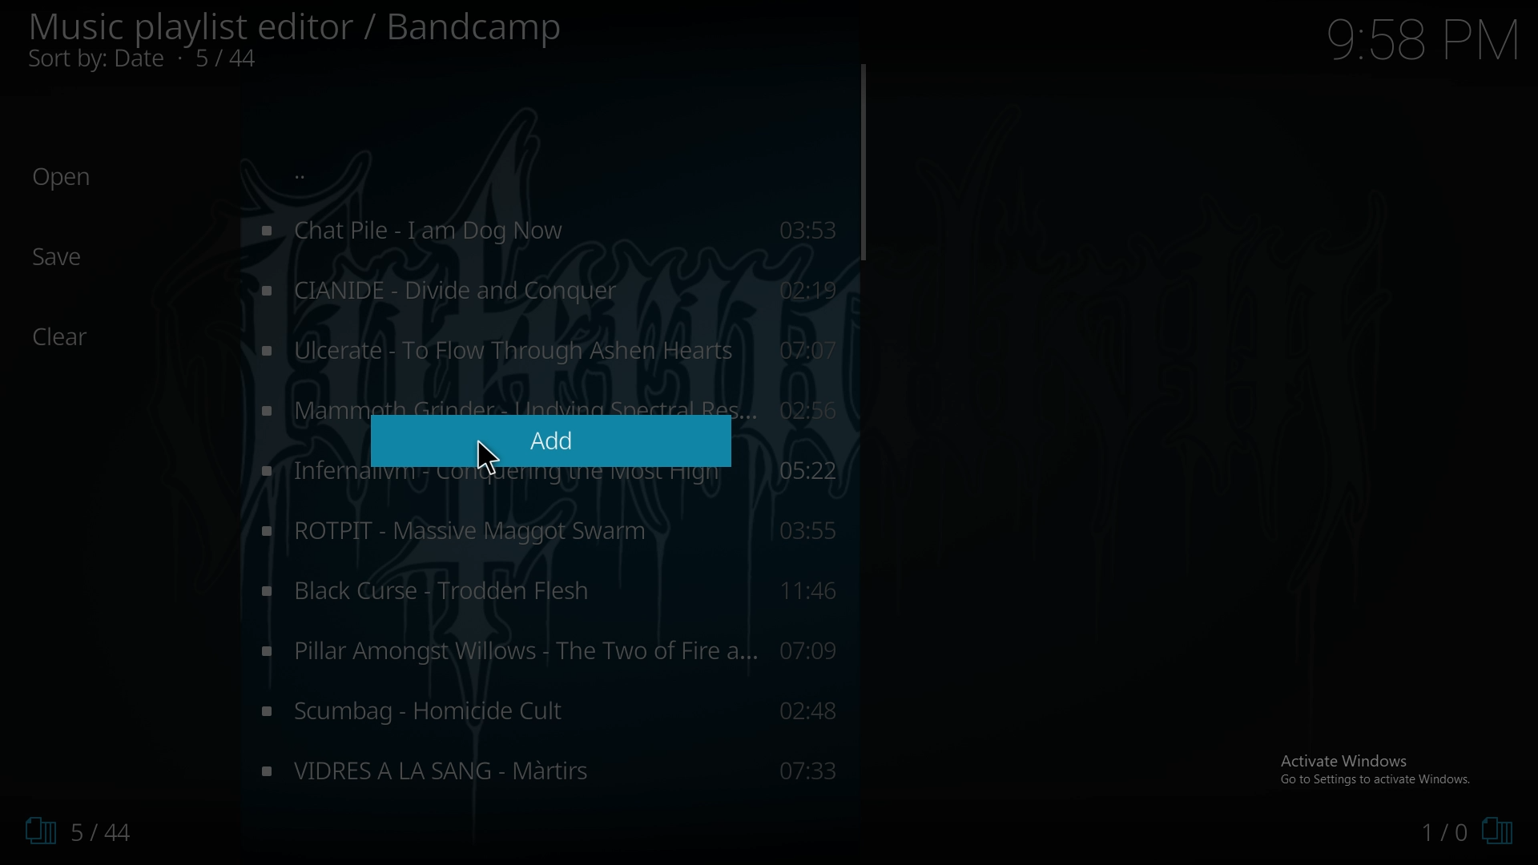  What do you see at coordinates (550, 710) in the screenshot?
I see `music` at bounding box center [550, 710].